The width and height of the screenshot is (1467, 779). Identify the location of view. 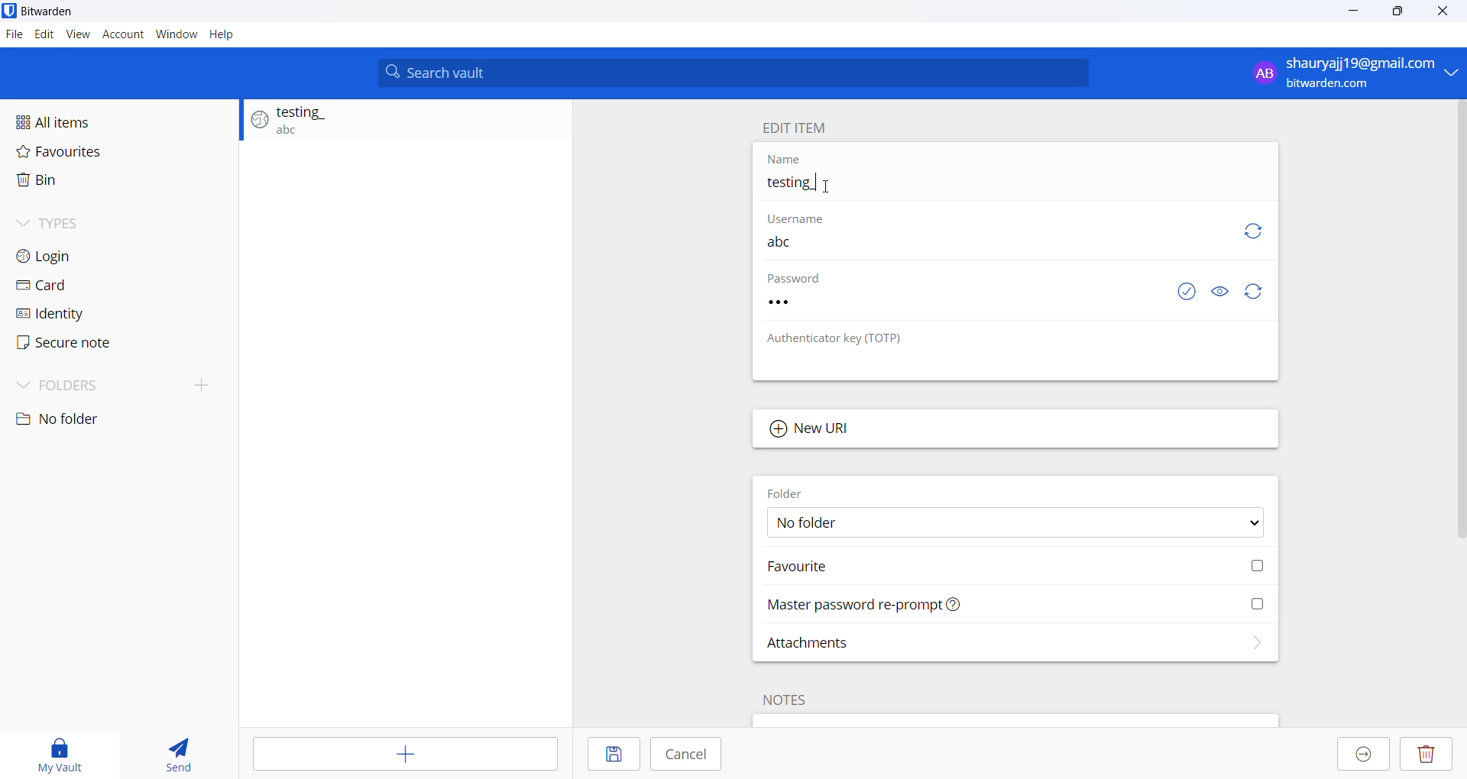
(77, 33).